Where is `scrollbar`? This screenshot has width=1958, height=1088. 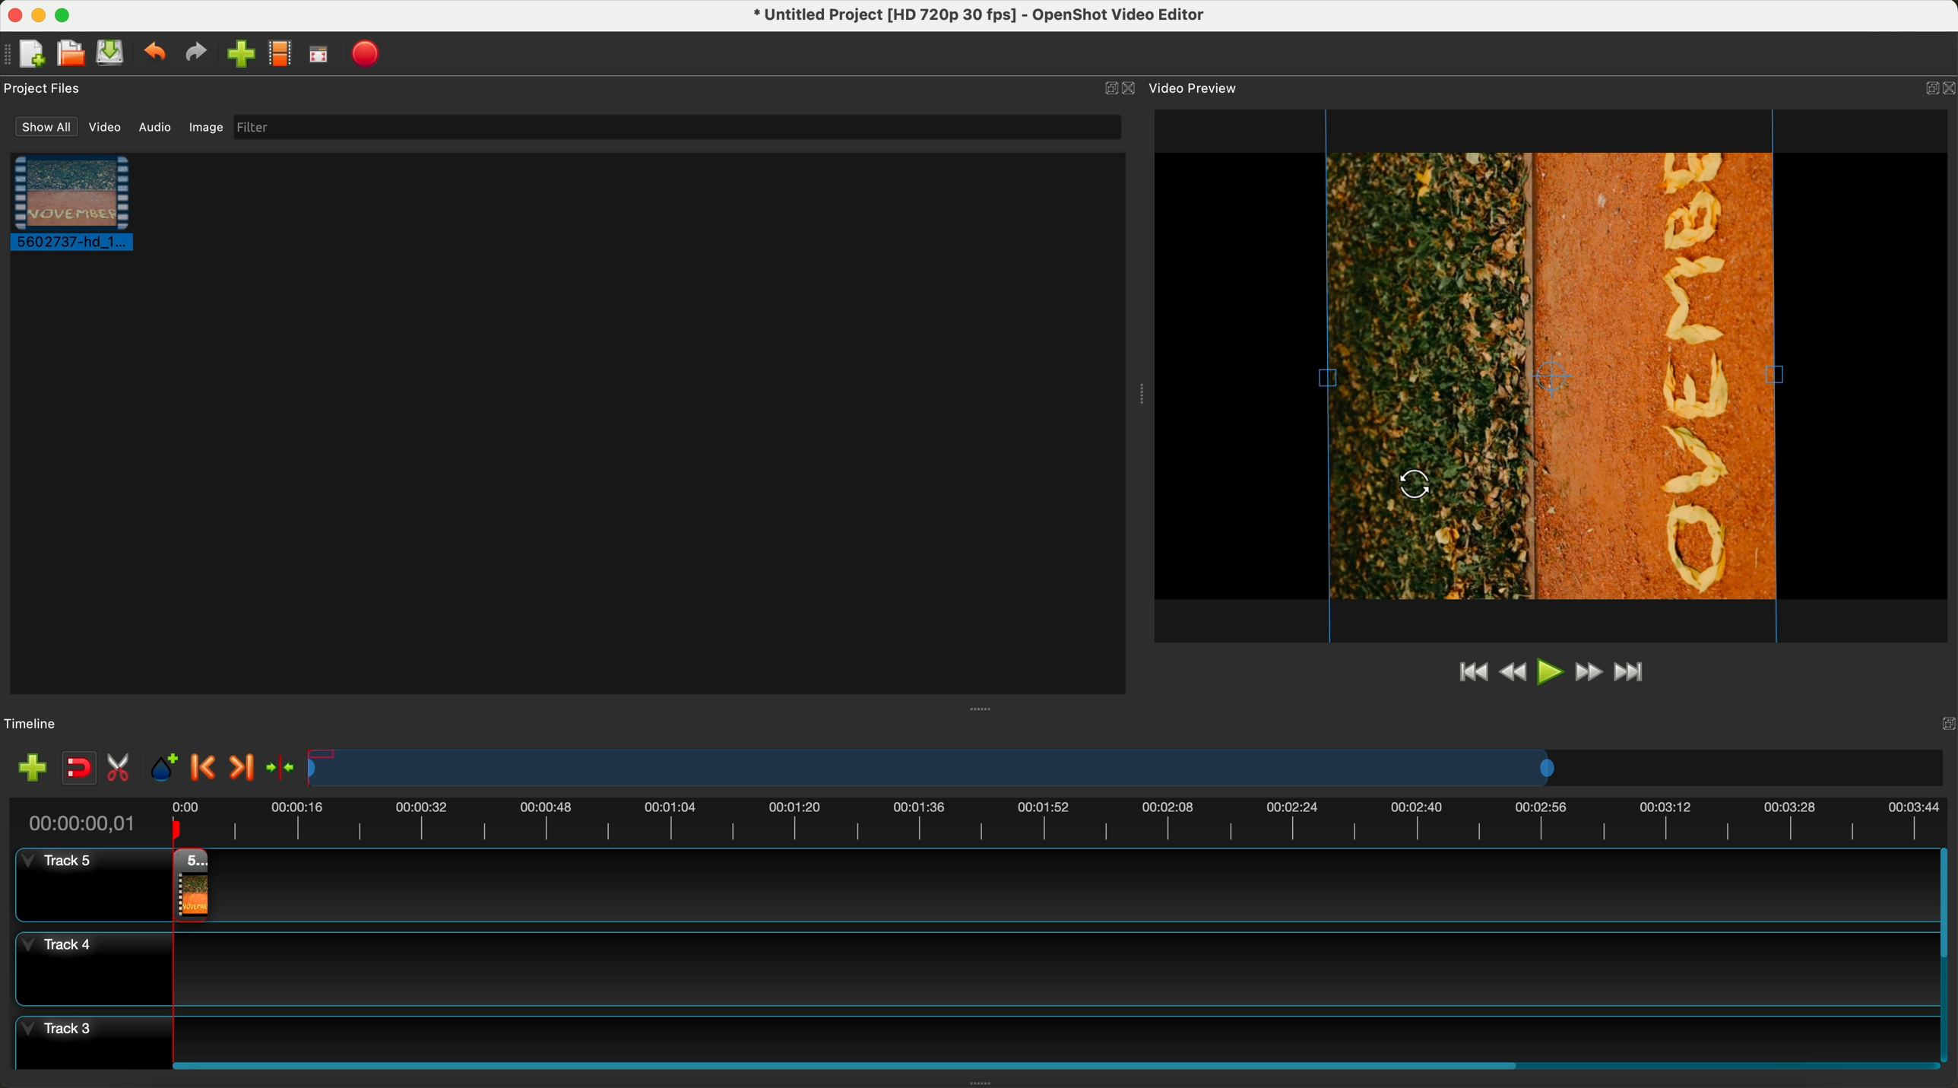
scrollbar is located at coordinates (1946, 953).